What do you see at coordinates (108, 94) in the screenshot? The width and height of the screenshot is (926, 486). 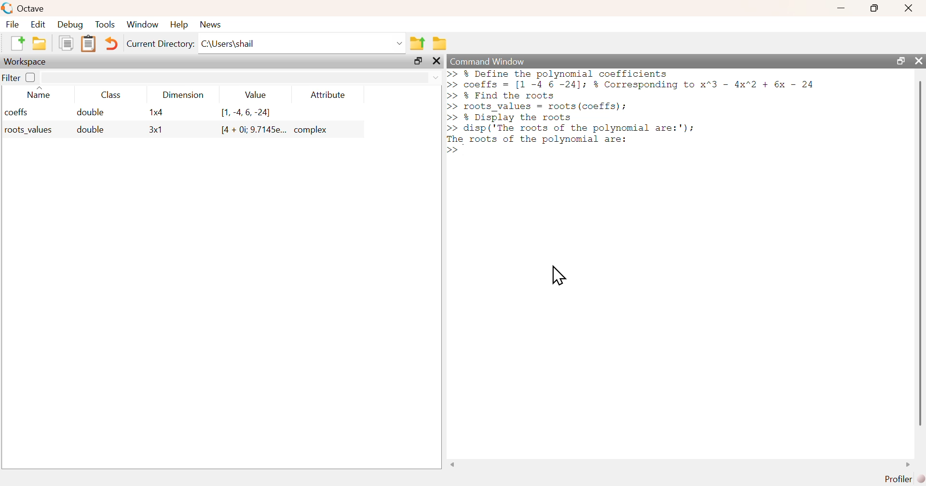 I see `Class` at bounding box center [108, 94].